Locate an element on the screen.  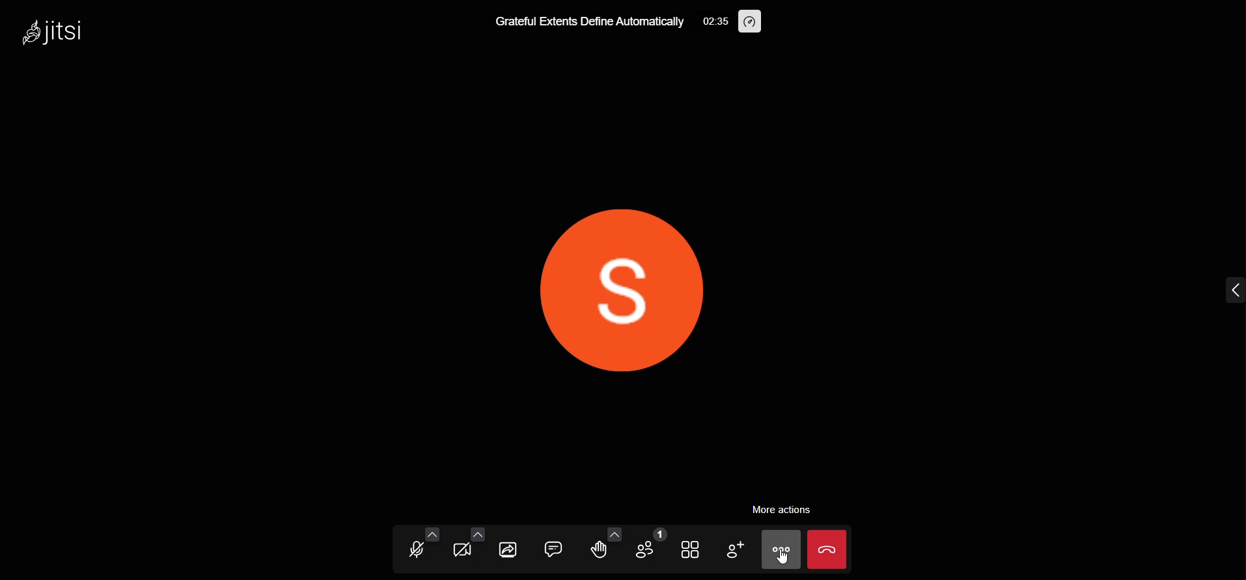
leave the meeting is located at coordinates (826, 548).